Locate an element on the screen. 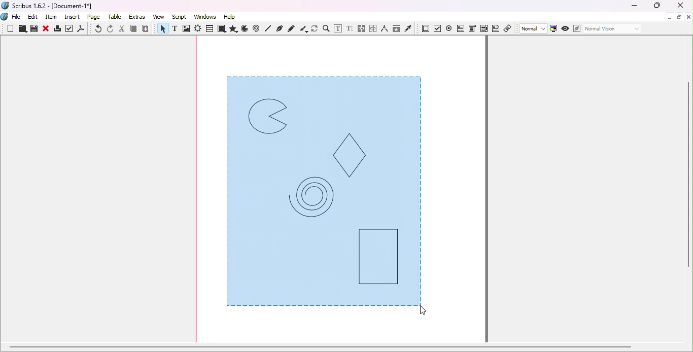  PDF text field is located at coordinates (460, 27).